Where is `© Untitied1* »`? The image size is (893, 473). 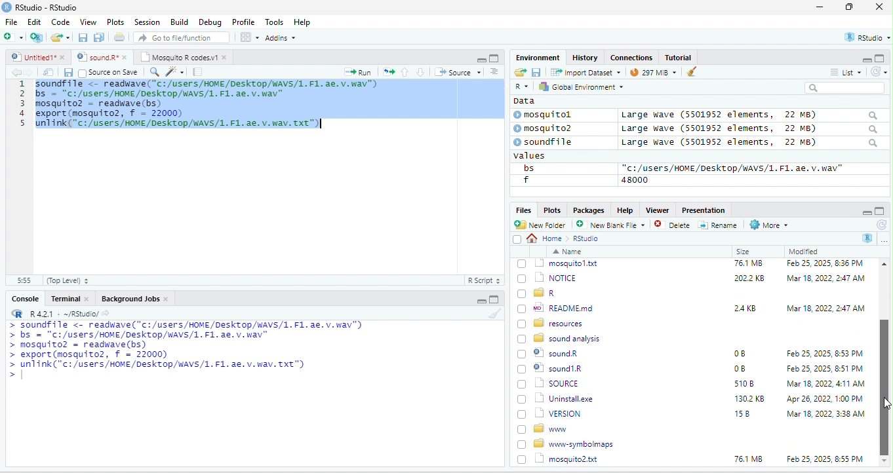
© Untitied1* » is located at coordinates (35, 57).